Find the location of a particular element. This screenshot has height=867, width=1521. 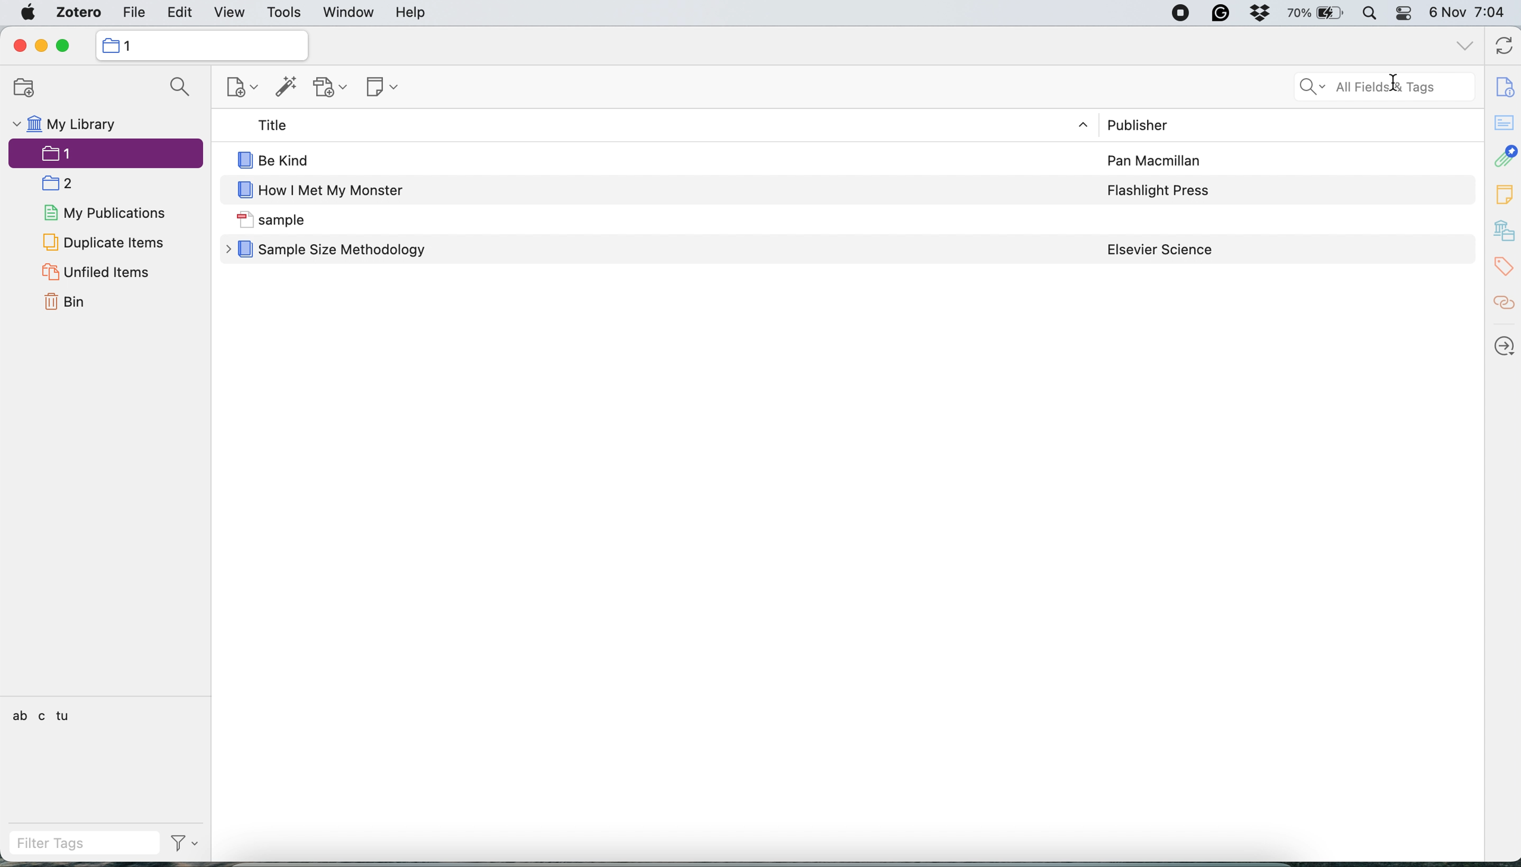

abstract is located at coordinates (1503, 122).